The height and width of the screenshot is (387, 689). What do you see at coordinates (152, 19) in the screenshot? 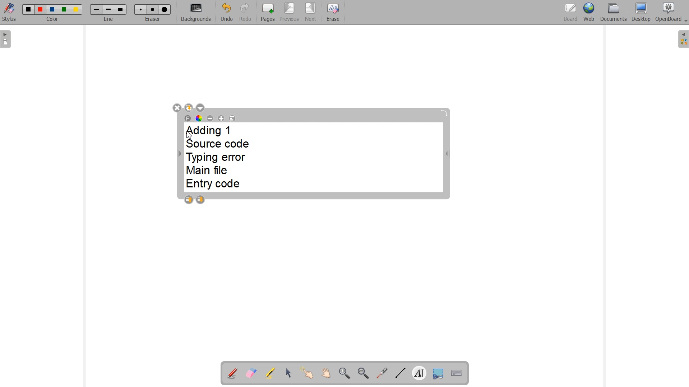
I see `Eraser` at bounding box center [152, 19].